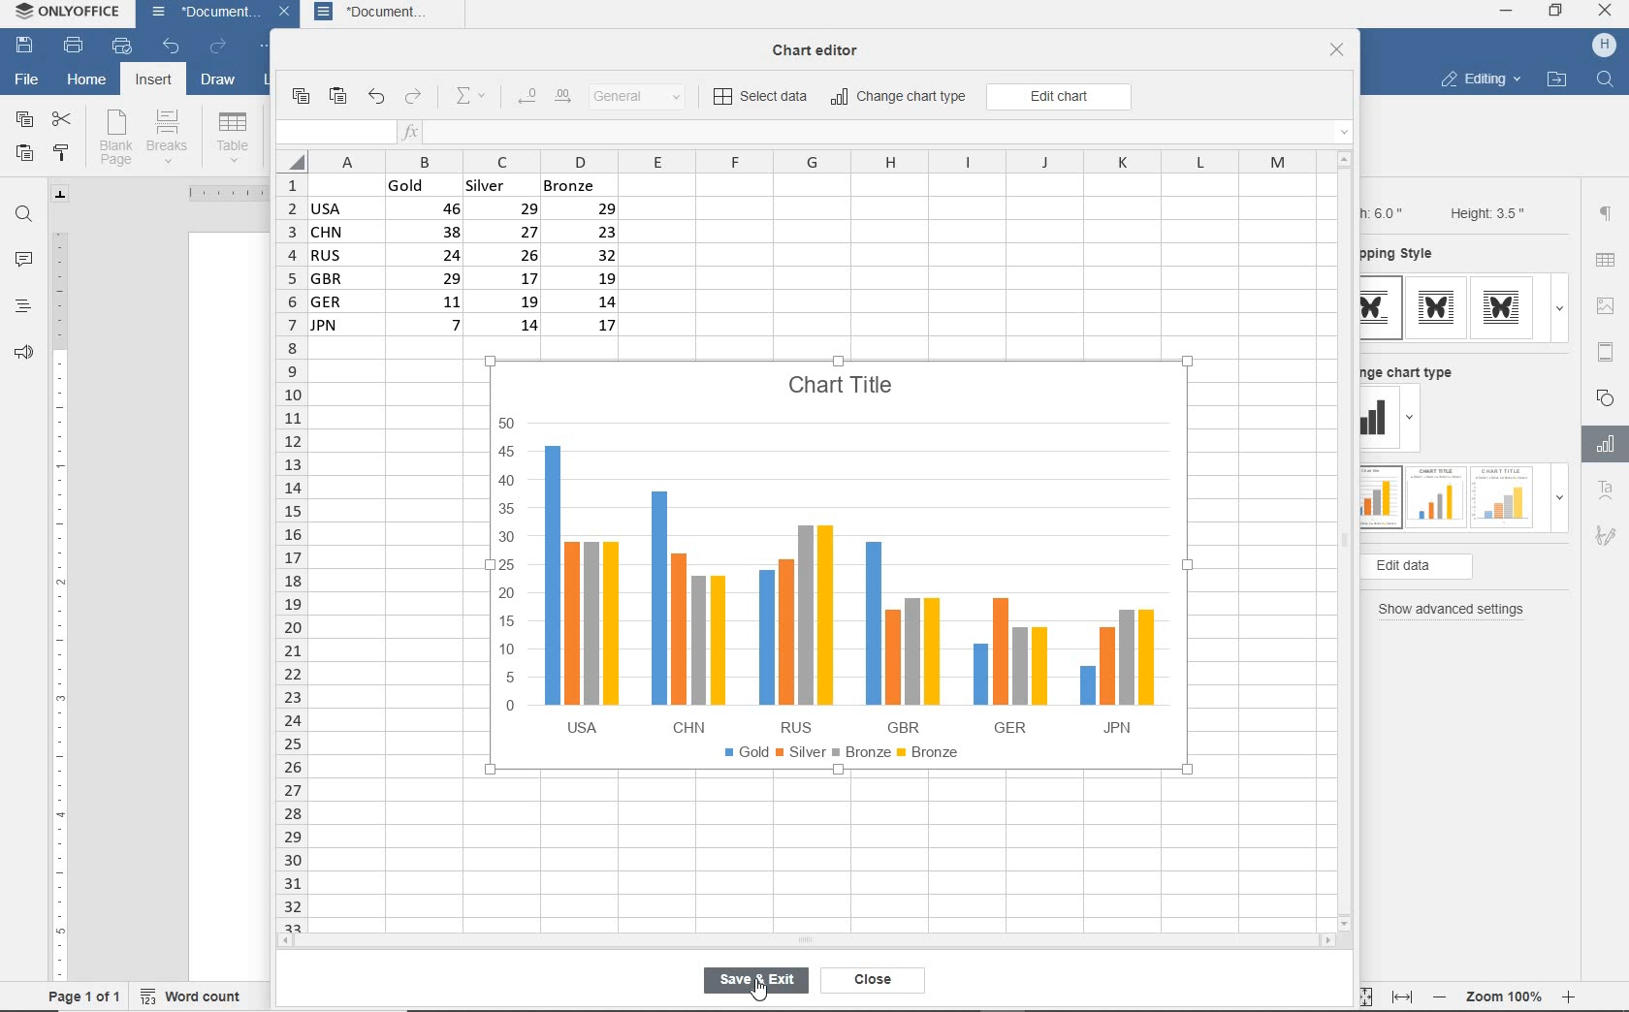  I want to click on image, so click(1609, 305).